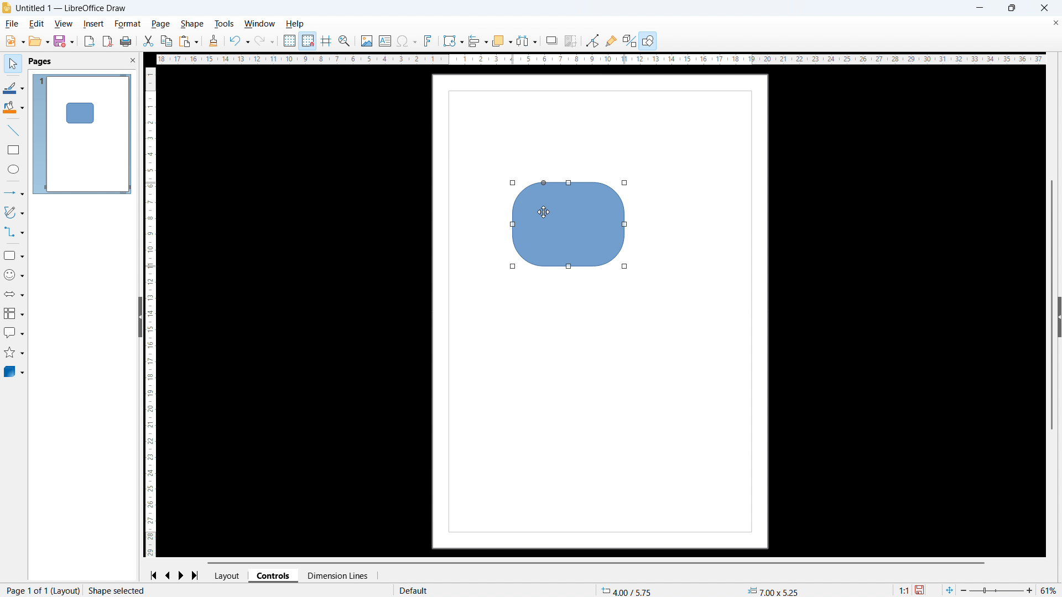 The width and height of the screenshot is (1062, 597). I want to click on hide pane, so click(139, 317).